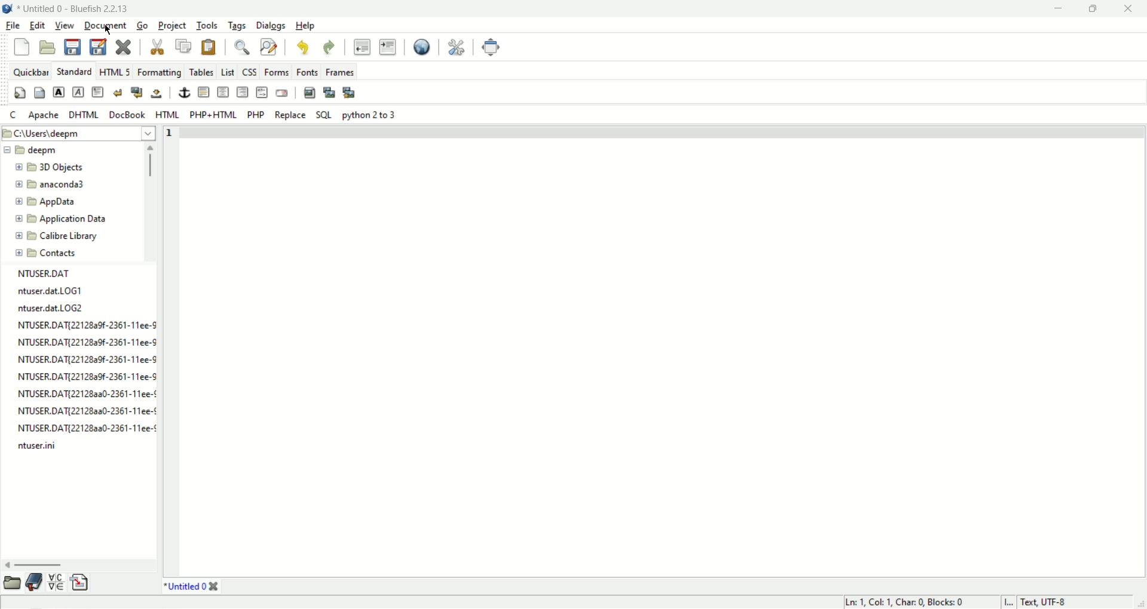 Image resolution: width=1147 pixels, height=609 pixels. I want to click on find, so click(244, 47).